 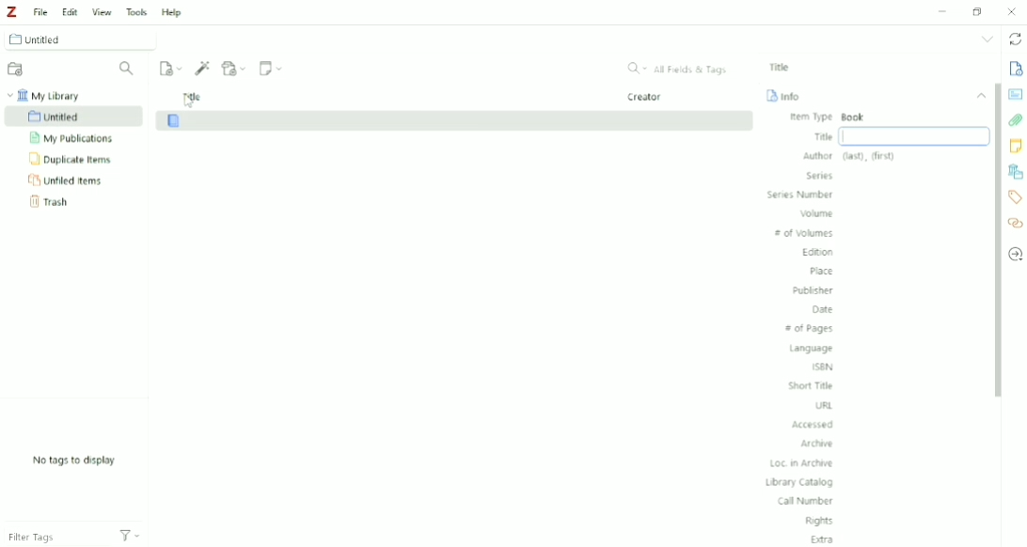 What do you see at coordinates (646, 98) in the screenshot?
I see `Creator` at bounding box center [646, 98].